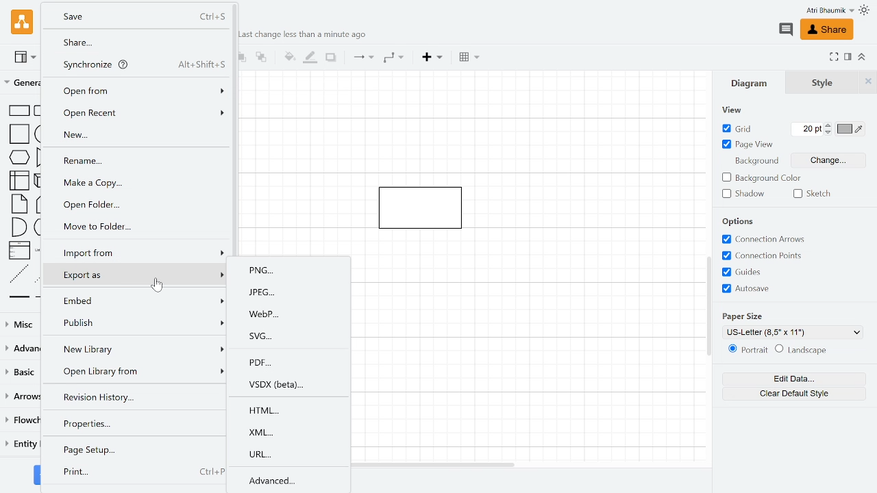 The width and height of the screenshot is (877, 493). Describe the element at coordinates (361, 58) in the screenshot. I see `Connection` at that location.